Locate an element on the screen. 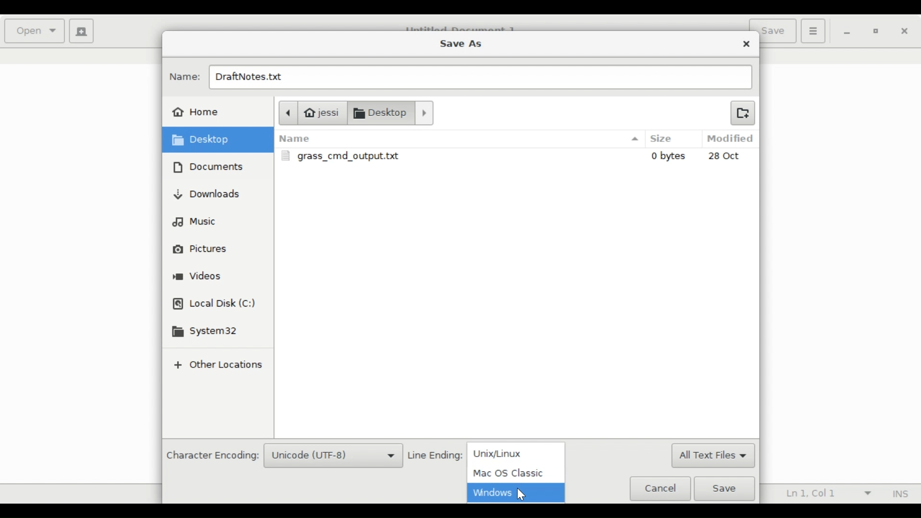  Line Ending is located at coordinates (436, 456).